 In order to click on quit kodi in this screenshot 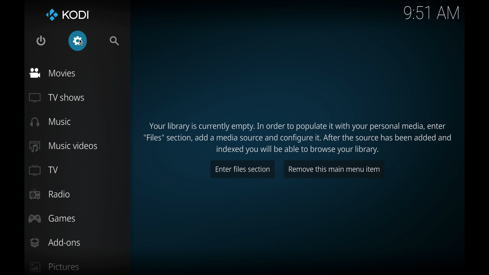, I will do `click(41, 40)`.